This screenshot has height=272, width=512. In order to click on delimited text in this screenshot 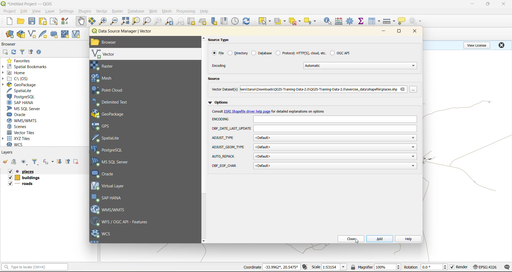, I will do `click(113, 102)`.